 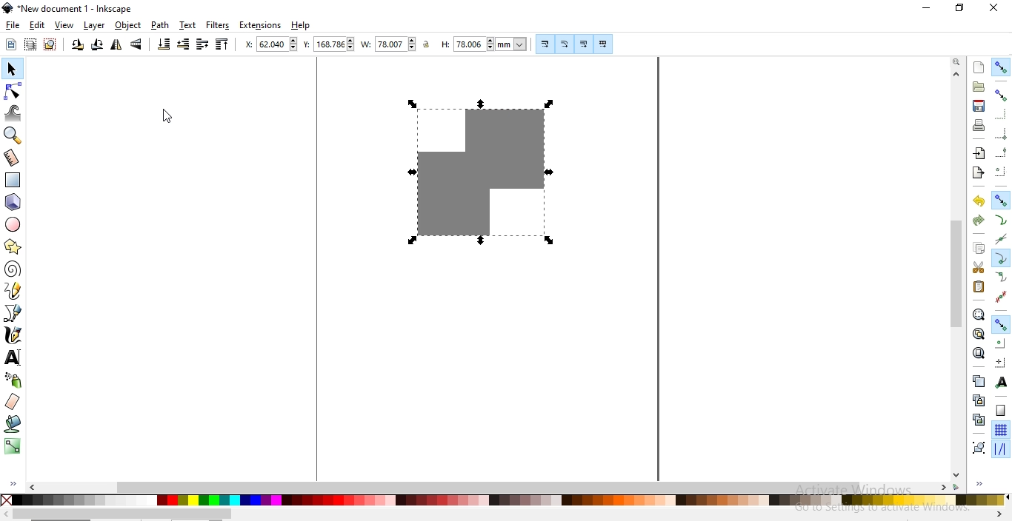 What do you see at coordinates (978, 154) in the screenshot?
I see `import a bitmap` at bounding box center [978, 154].